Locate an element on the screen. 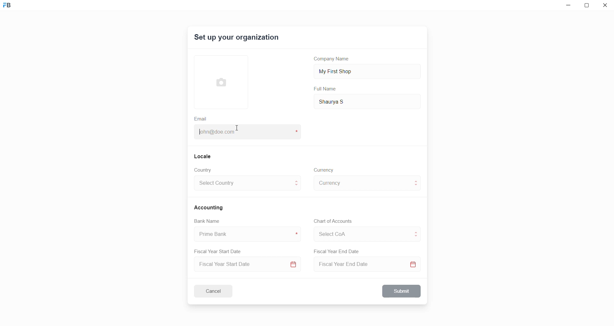 This screenshot has height=326, width=614. move to above country is located at coordinates (298, 181).